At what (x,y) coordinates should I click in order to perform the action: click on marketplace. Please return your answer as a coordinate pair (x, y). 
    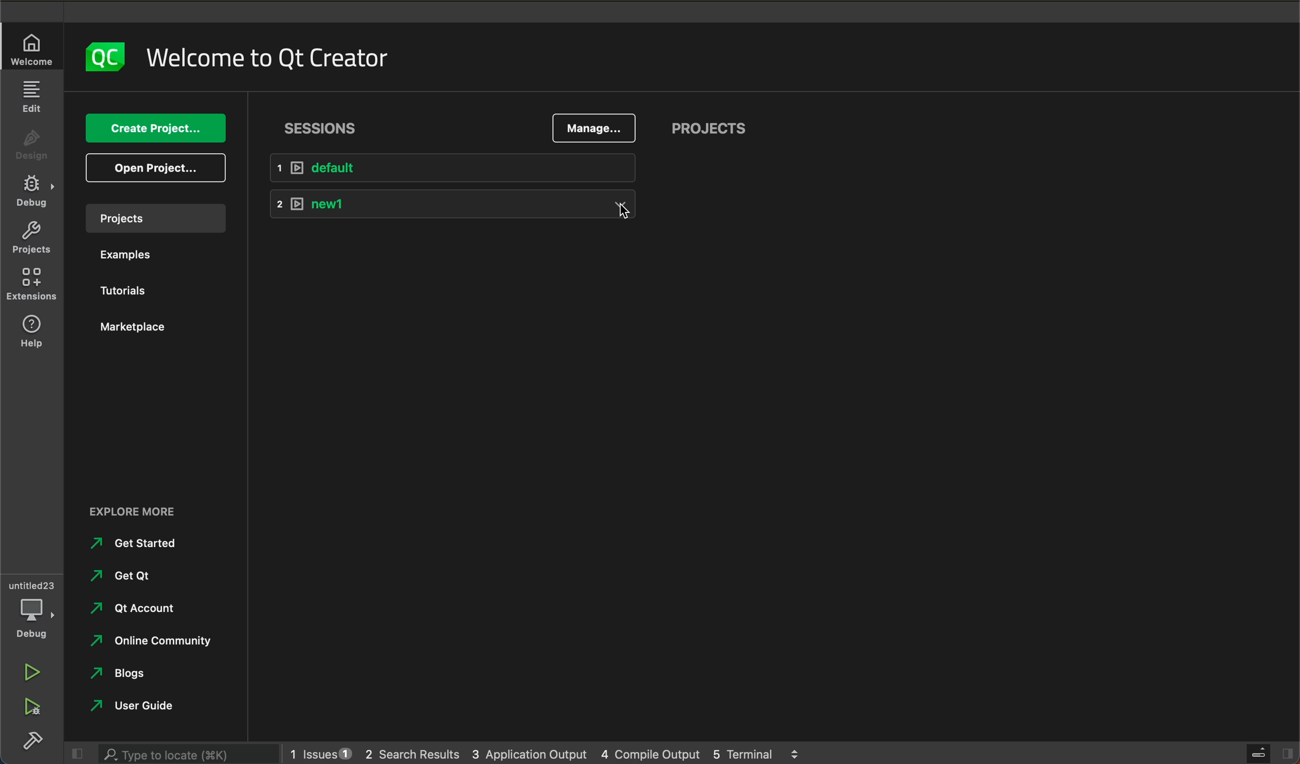
    Looking at the image, I should click on (138, 328).